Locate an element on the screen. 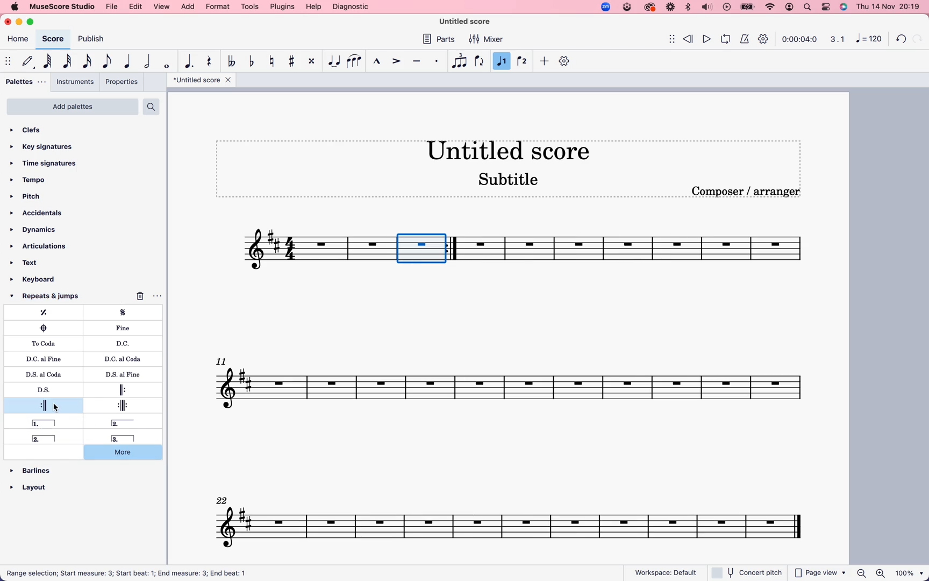 This screenshot has height=581, width=929. maximize is located at coordinates (33, 22).